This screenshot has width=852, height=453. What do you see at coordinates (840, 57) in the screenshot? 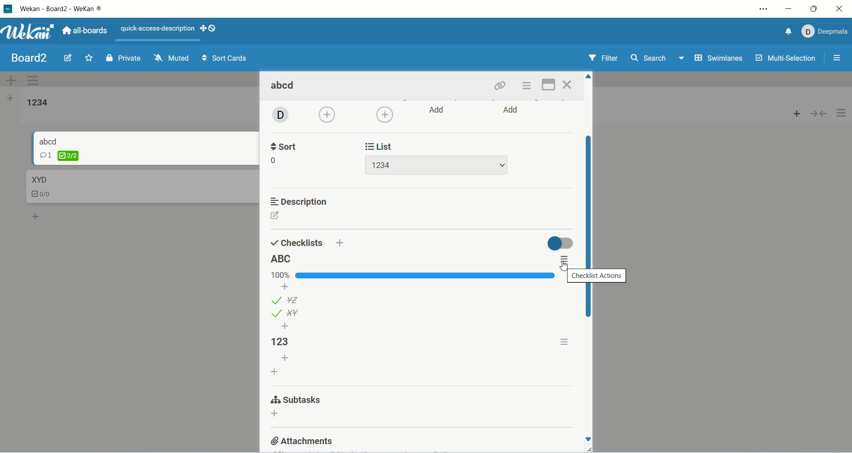
I see `options` at bounding box center [840, 57].